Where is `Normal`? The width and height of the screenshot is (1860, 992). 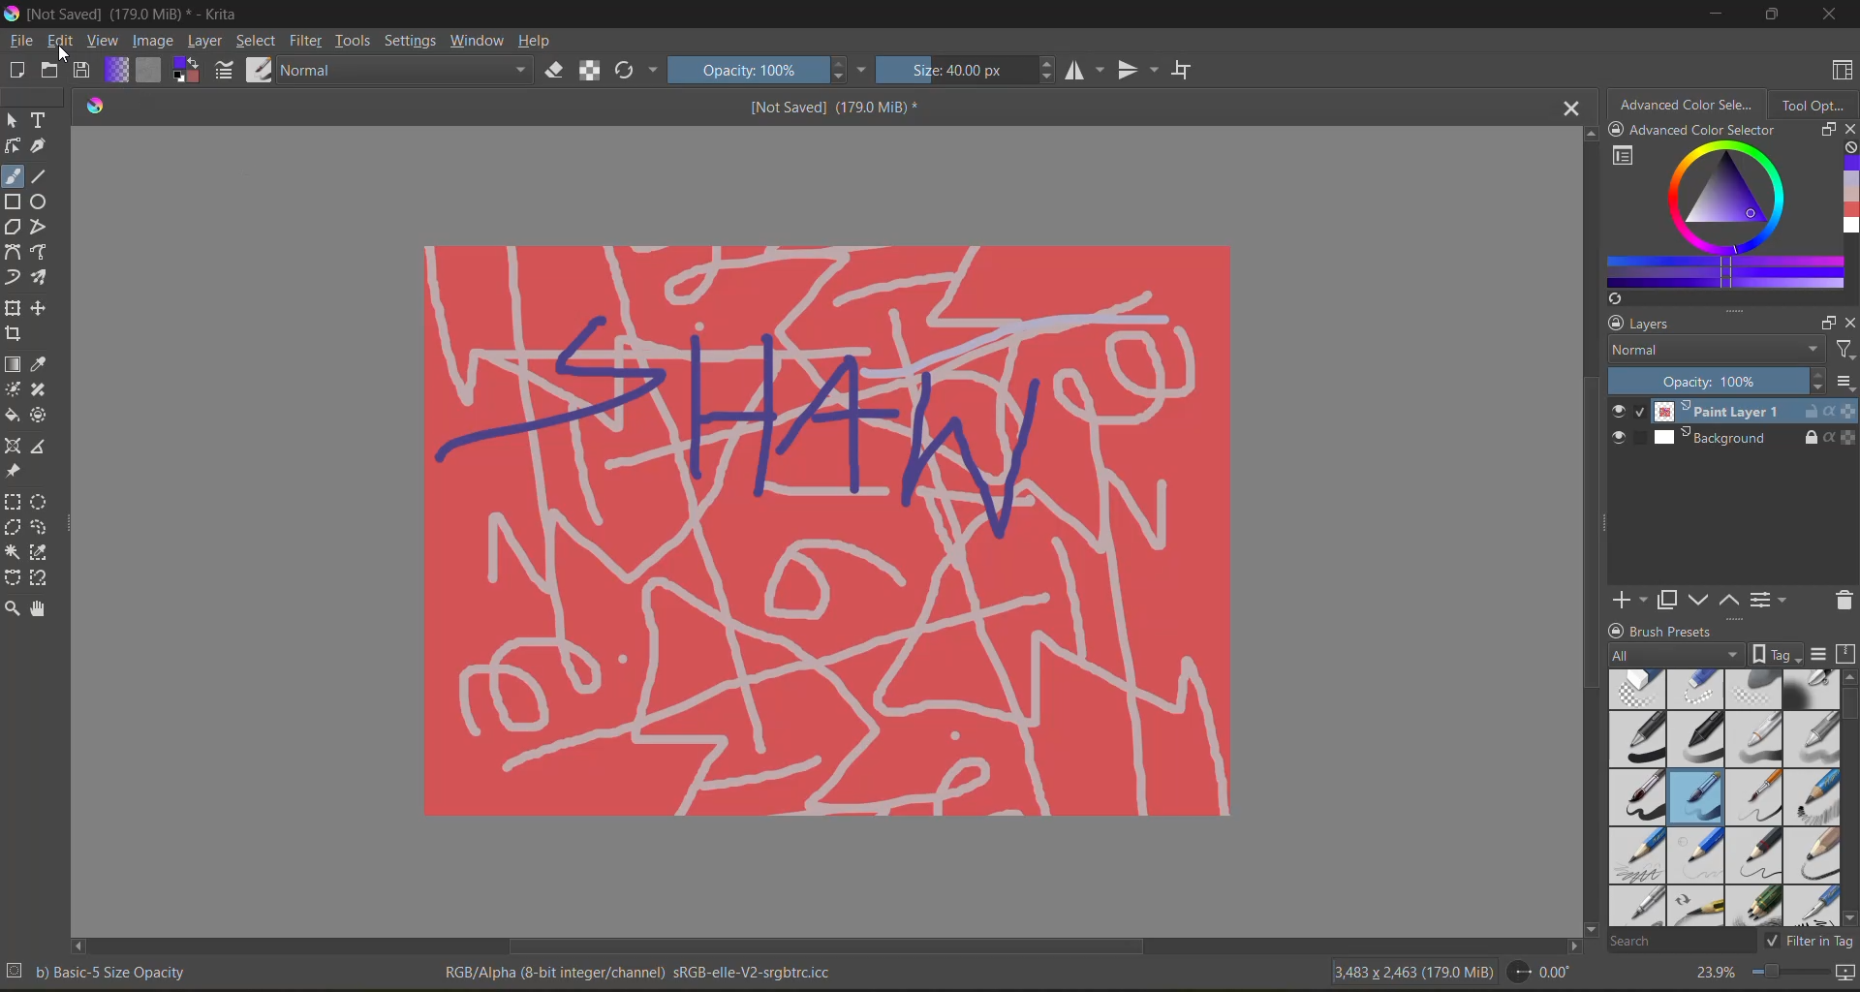
Normal is located at coordinates (408, 71).